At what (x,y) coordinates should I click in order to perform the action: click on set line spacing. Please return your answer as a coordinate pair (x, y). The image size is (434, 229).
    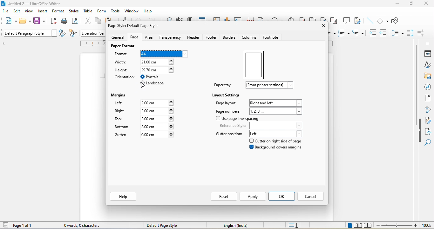
    Looking at the image, I should click on (397, 34).